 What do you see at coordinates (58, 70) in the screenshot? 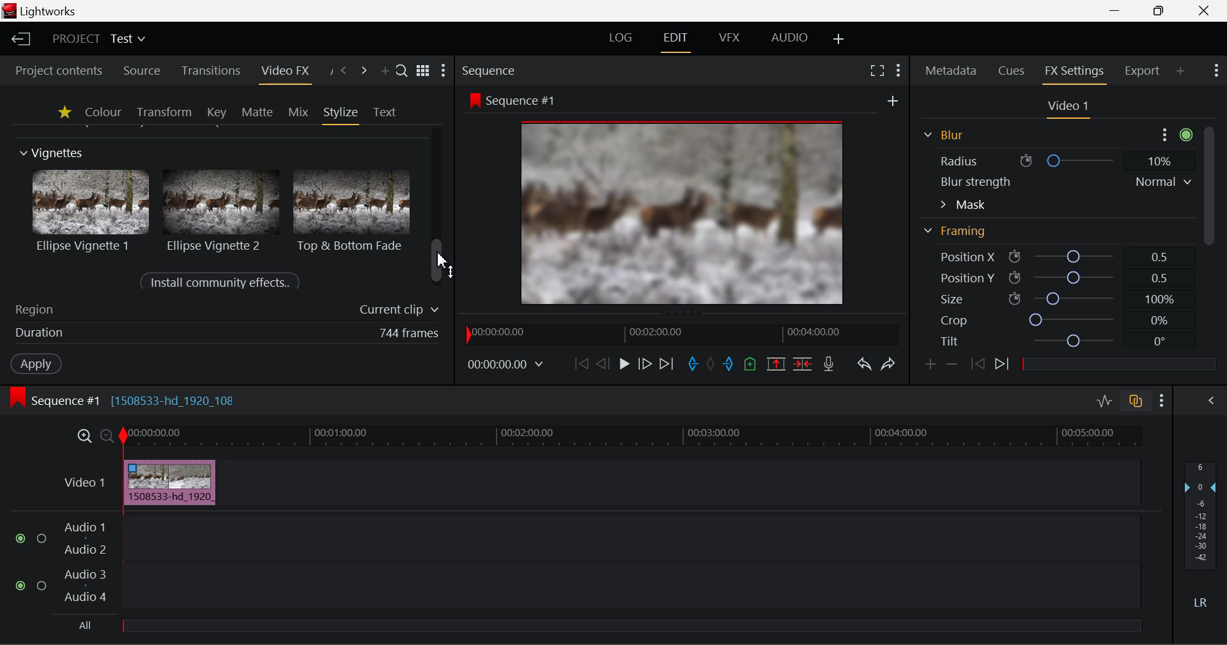
I see `Project contents` at bounding box center [58, 70].